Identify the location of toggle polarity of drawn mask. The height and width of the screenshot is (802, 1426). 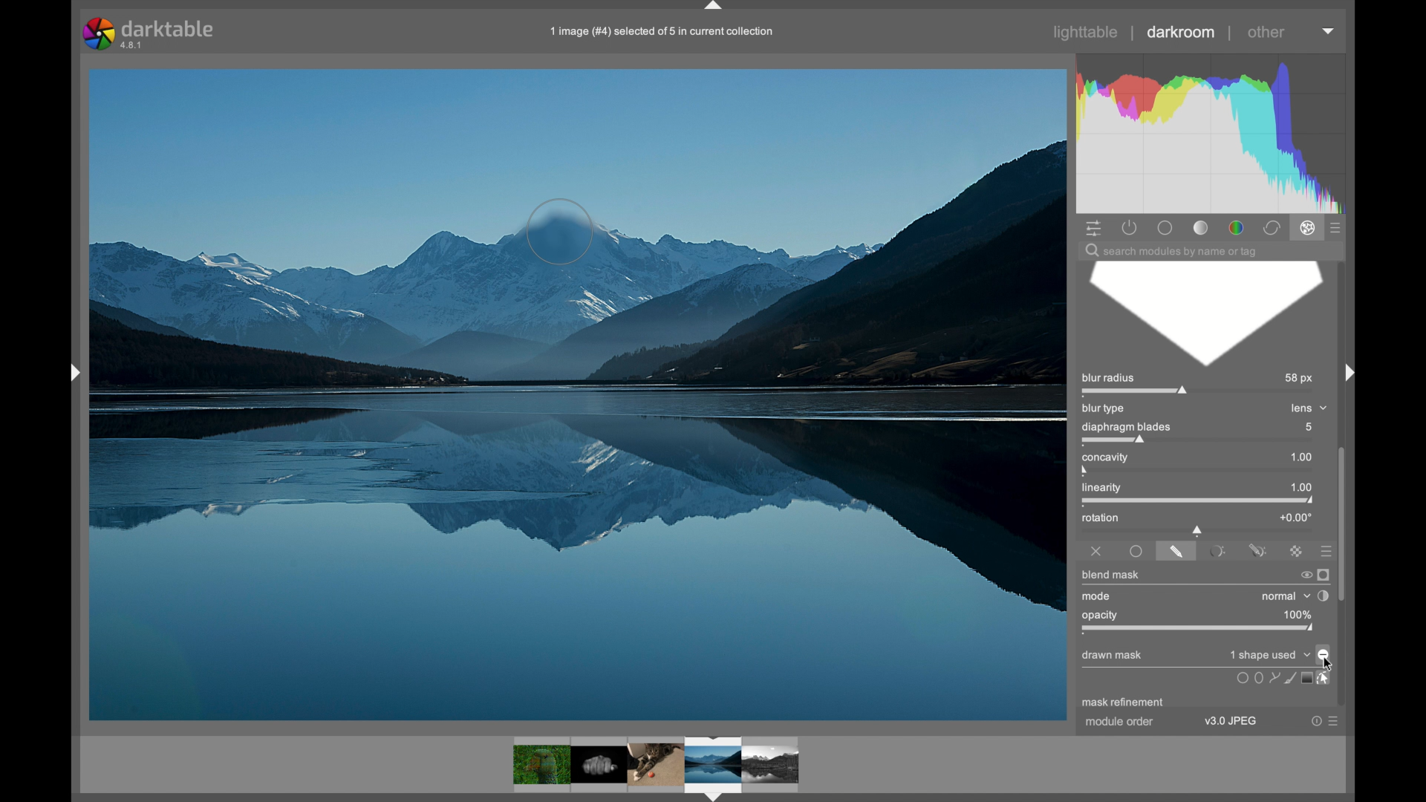
(1324, 654).